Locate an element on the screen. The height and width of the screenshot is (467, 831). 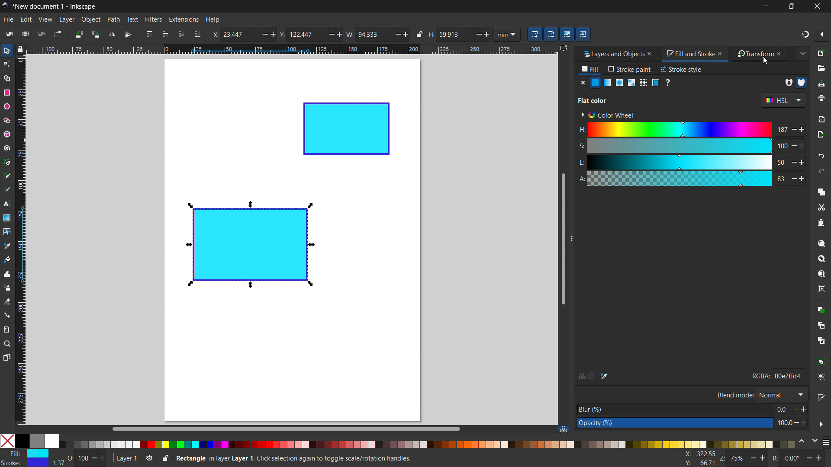
paint bucket tool is located at coordinates (8, 259).